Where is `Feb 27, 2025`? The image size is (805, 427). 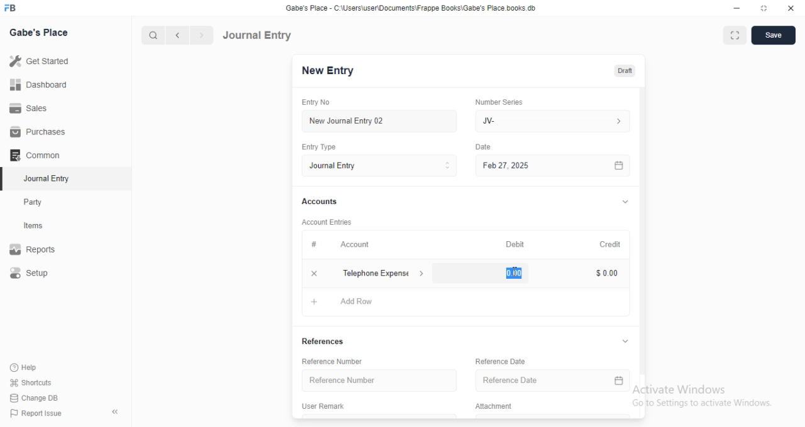
Feb 27, 2025 is located at coordinates (555, 166).